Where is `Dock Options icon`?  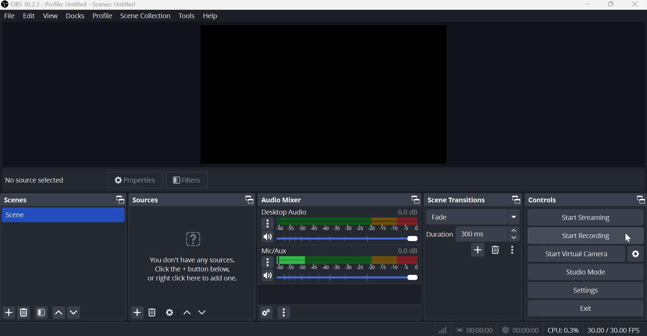 Dock Options icon is located at coordinates (640, 199).